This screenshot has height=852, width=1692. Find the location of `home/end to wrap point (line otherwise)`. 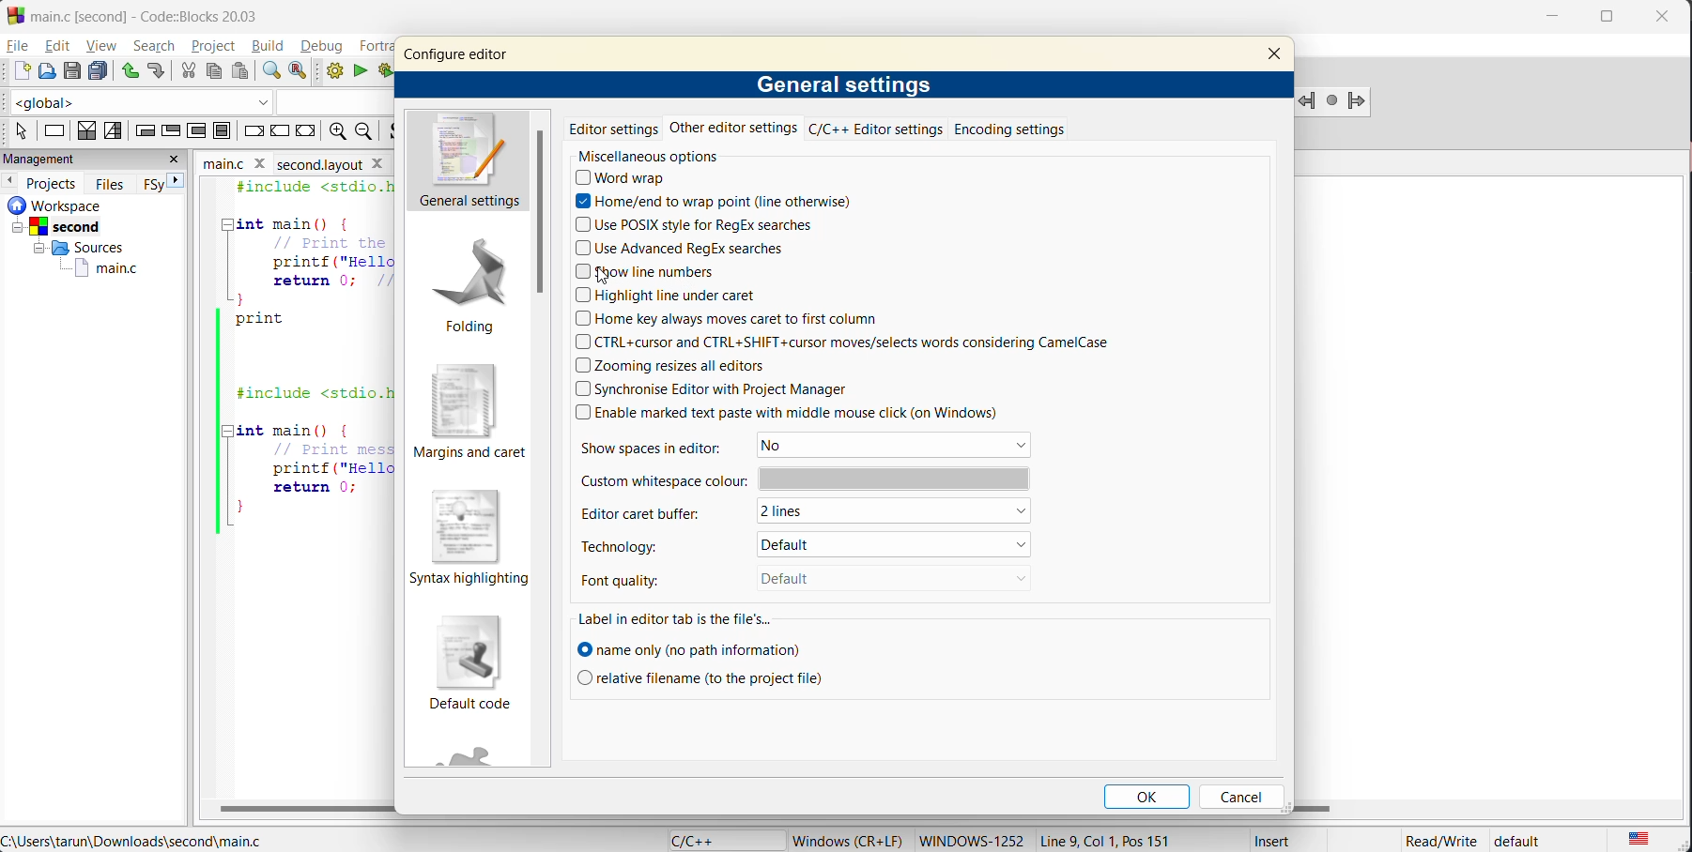

home/end to wrap point (line otherwise) is located at coordinates (712, 201).